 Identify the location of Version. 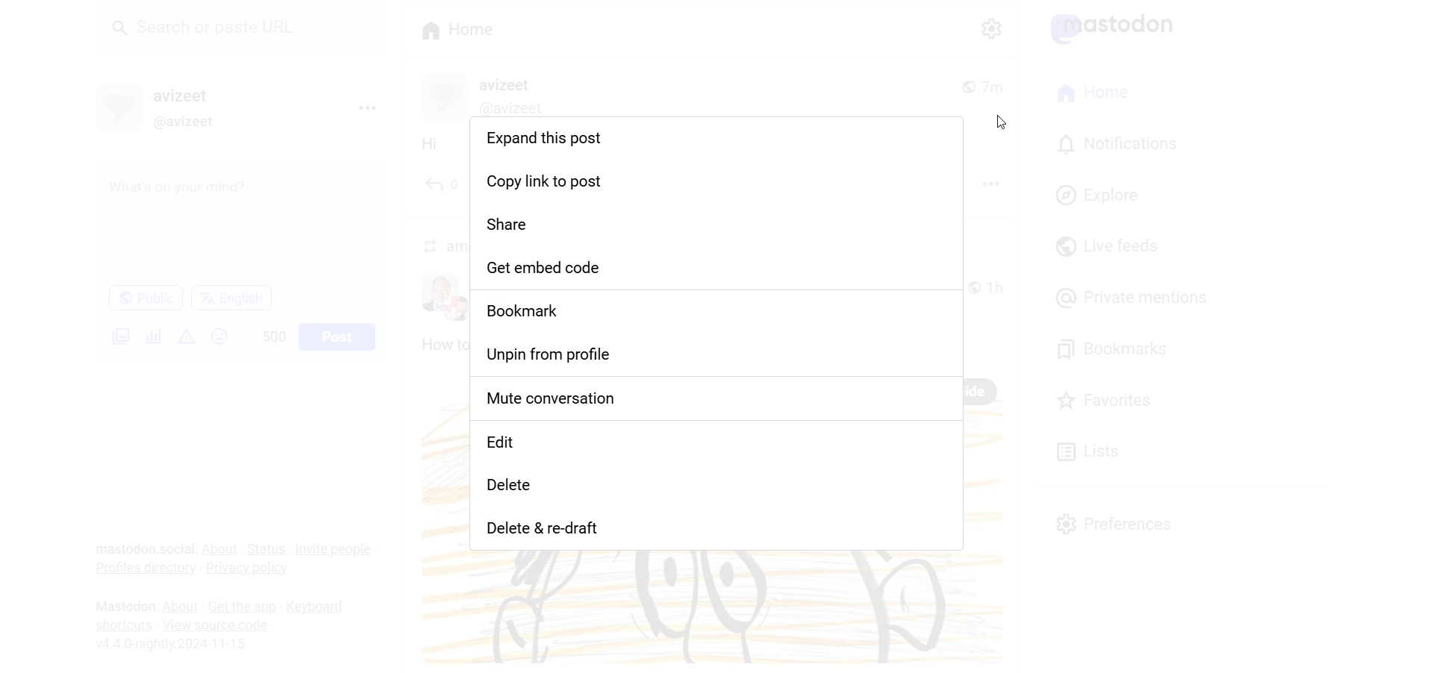
(176, 645).